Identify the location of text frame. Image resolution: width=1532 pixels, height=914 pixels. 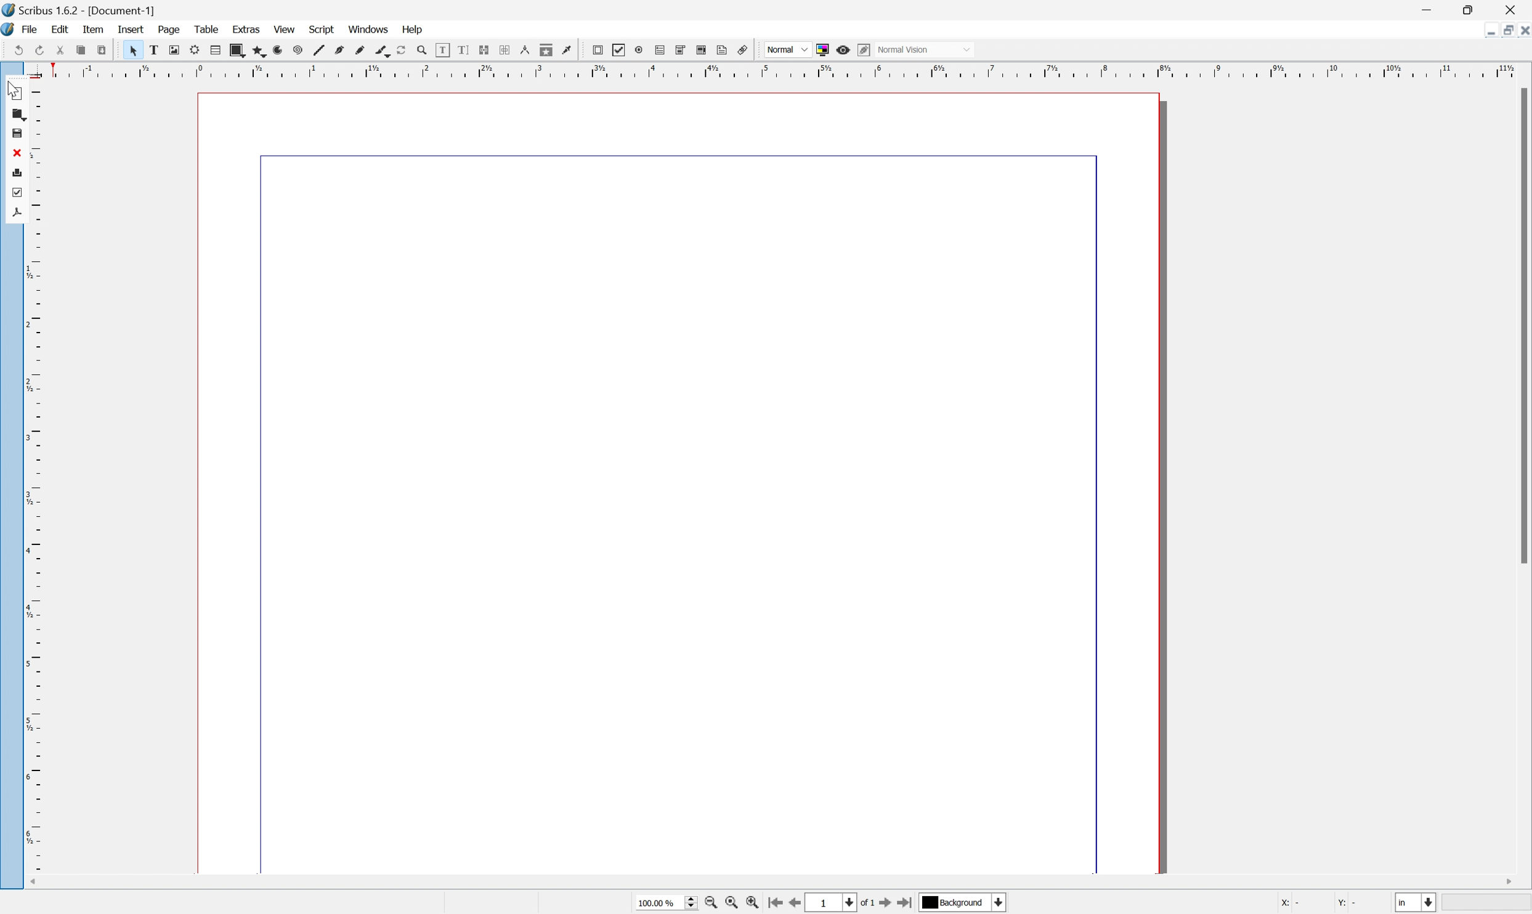
(298, 50).